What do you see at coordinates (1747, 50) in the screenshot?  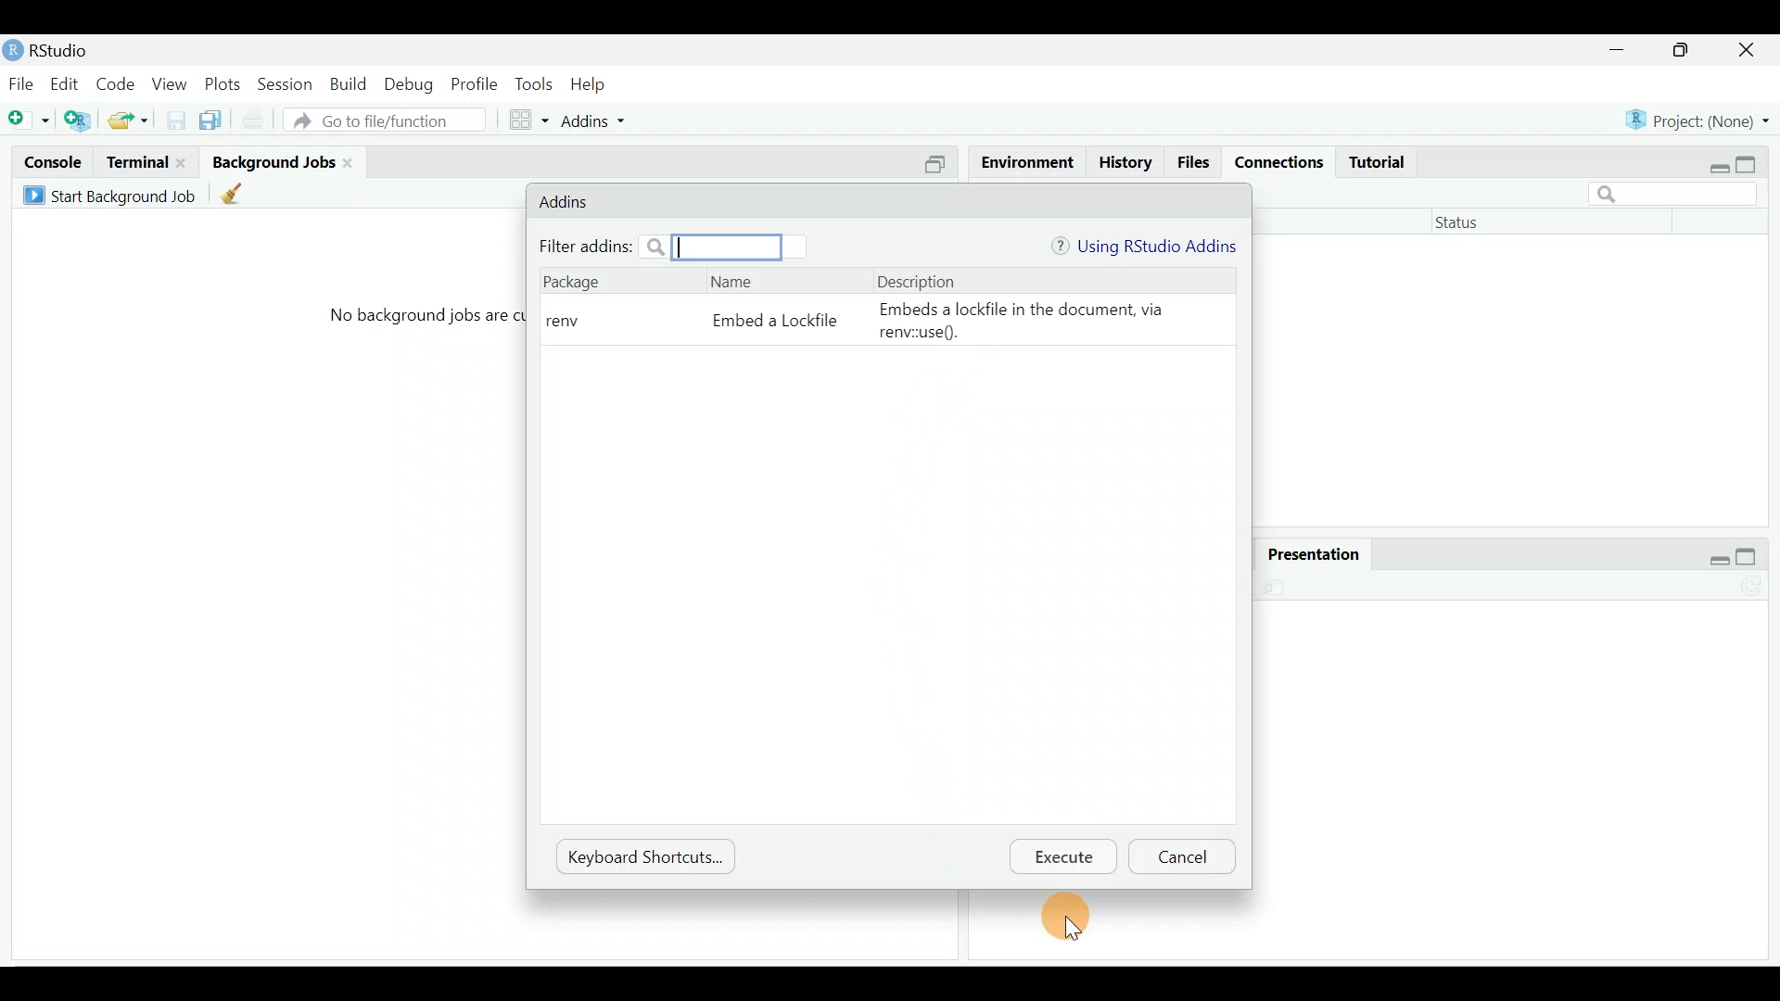 I see `close` at bounding box center [1747, 50].